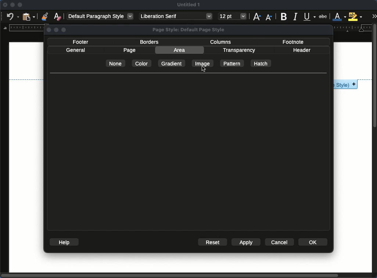  What do you see at coordinates (233, 16) in the screenshot?
I see `12 pt - size` at bounding box center [233, 16].